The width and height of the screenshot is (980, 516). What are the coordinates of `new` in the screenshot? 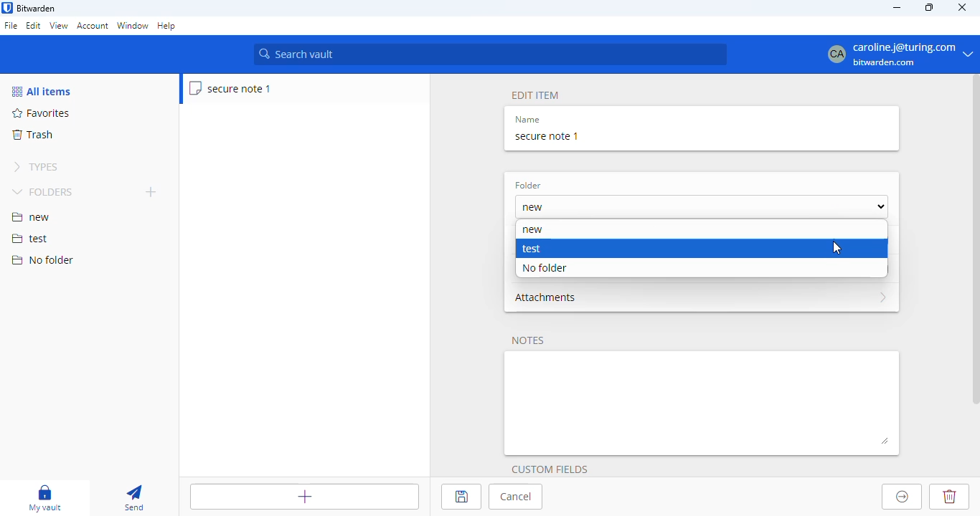 It's located at (31, 217).